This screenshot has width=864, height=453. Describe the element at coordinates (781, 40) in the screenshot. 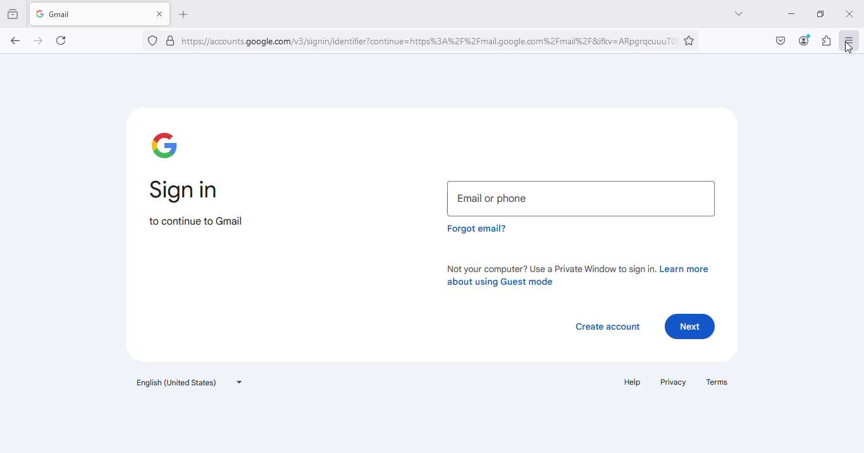

I see `save to pocket` at that location.